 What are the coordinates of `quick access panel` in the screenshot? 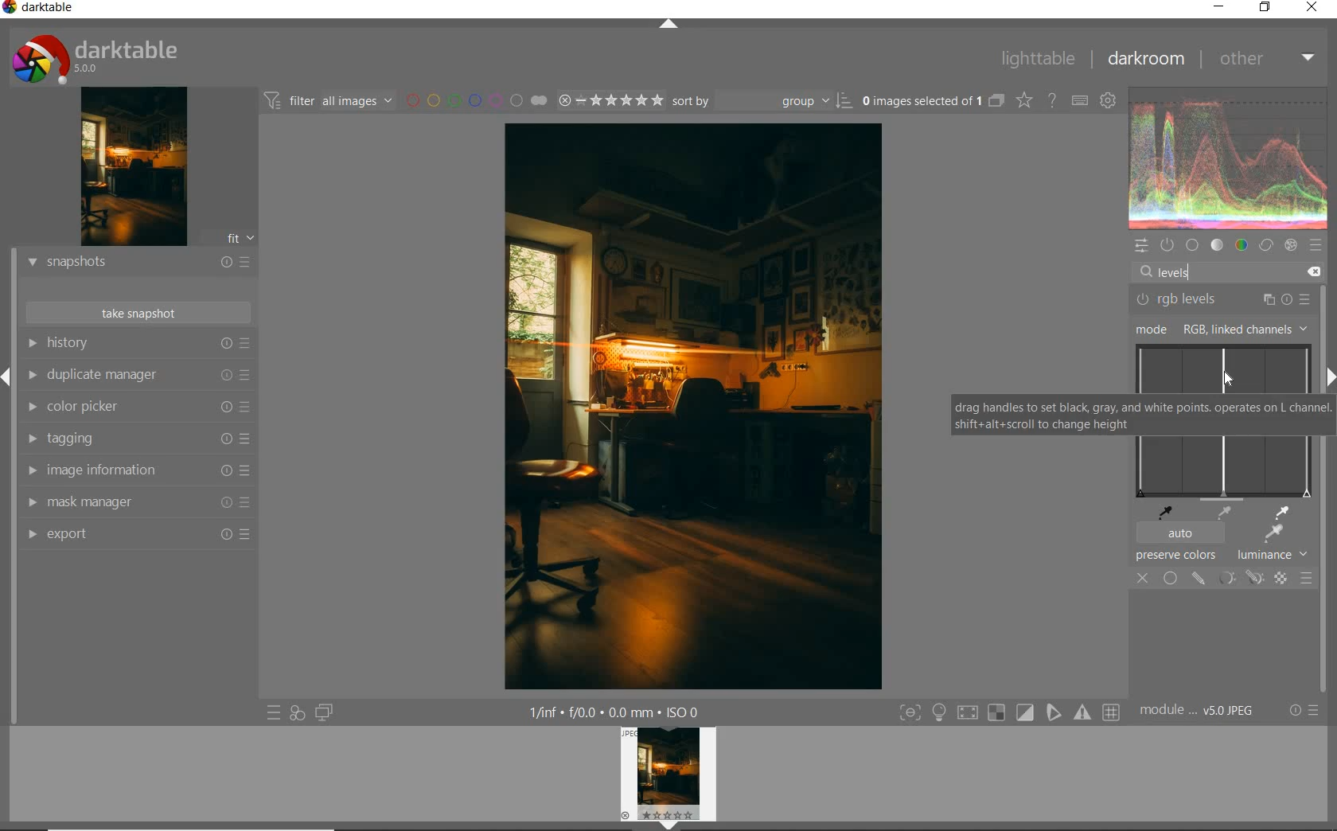 It's located at (1140, 246).